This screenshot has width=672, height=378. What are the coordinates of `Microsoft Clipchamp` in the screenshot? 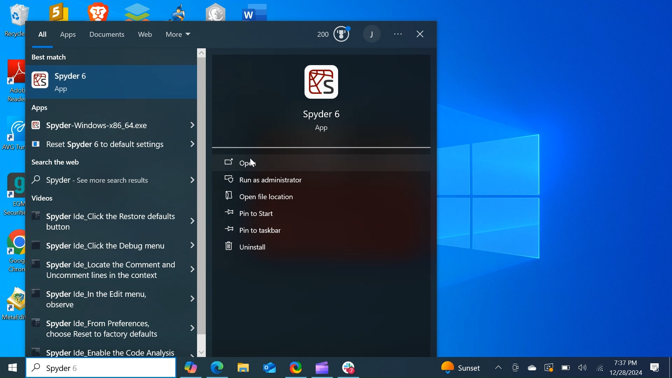 It's located at (322, 367).